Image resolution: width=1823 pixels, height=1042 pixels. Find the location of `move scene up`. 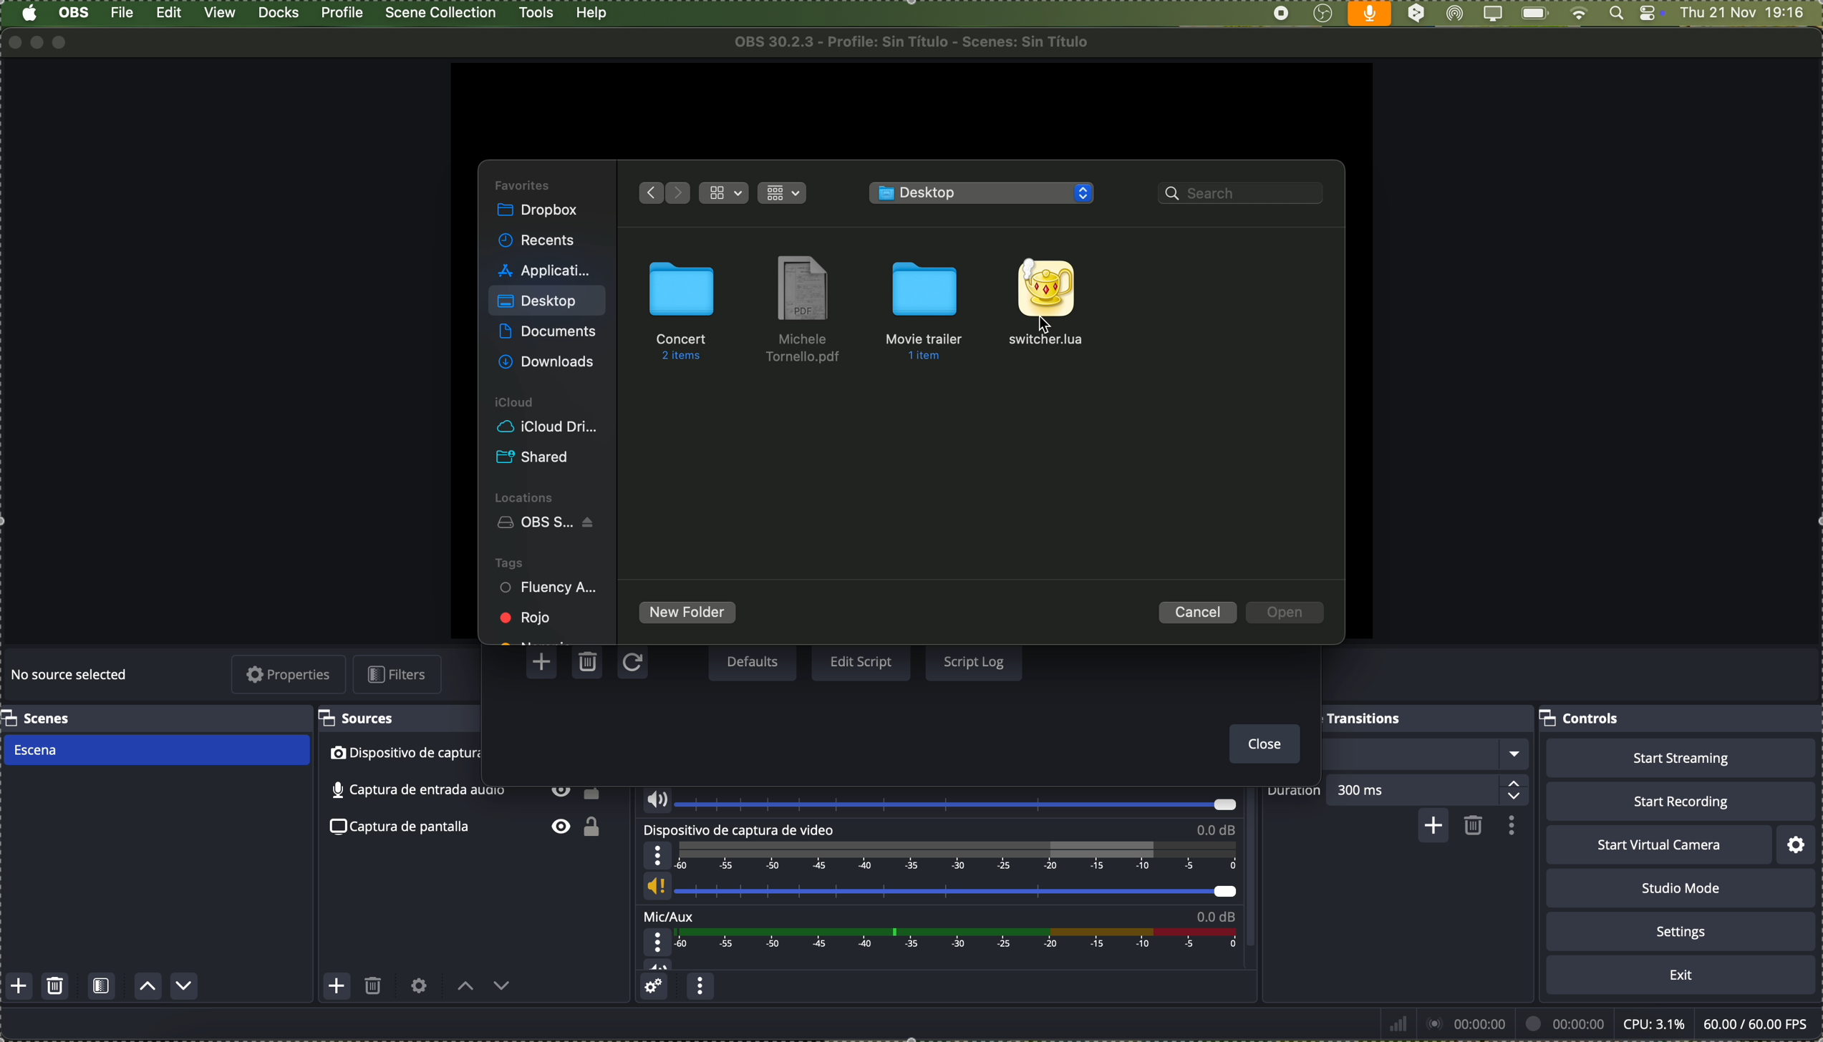

move scene up is located at coordinates (149, 988).